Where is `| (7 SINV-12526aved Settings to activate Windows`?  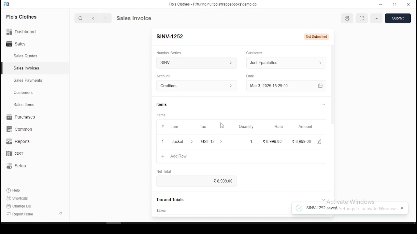
| (7 SINV-12526aved Settings to activate Windows is located at coordinates (352, 208).